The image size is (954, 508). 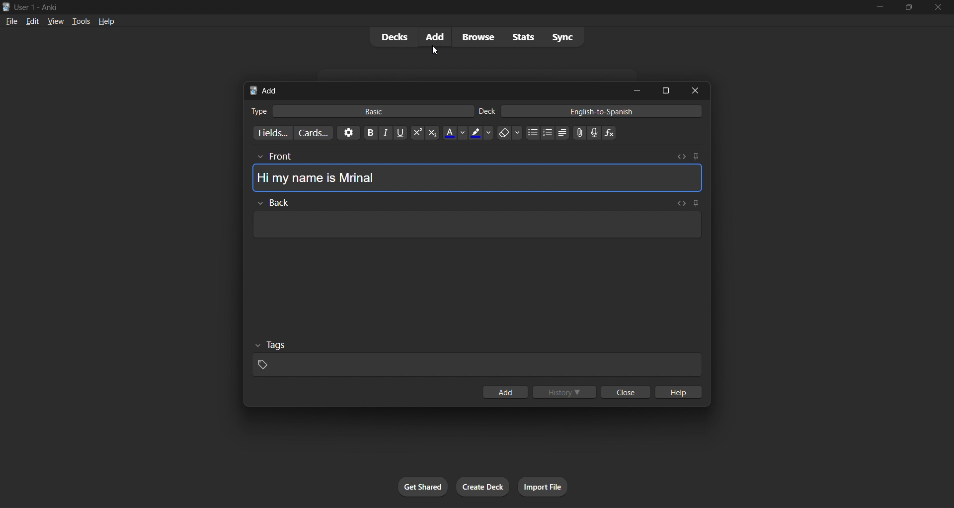 What do you see at coordinates (52, 20) in the screenshot?
I see `view` at bounding box center [52, 20].